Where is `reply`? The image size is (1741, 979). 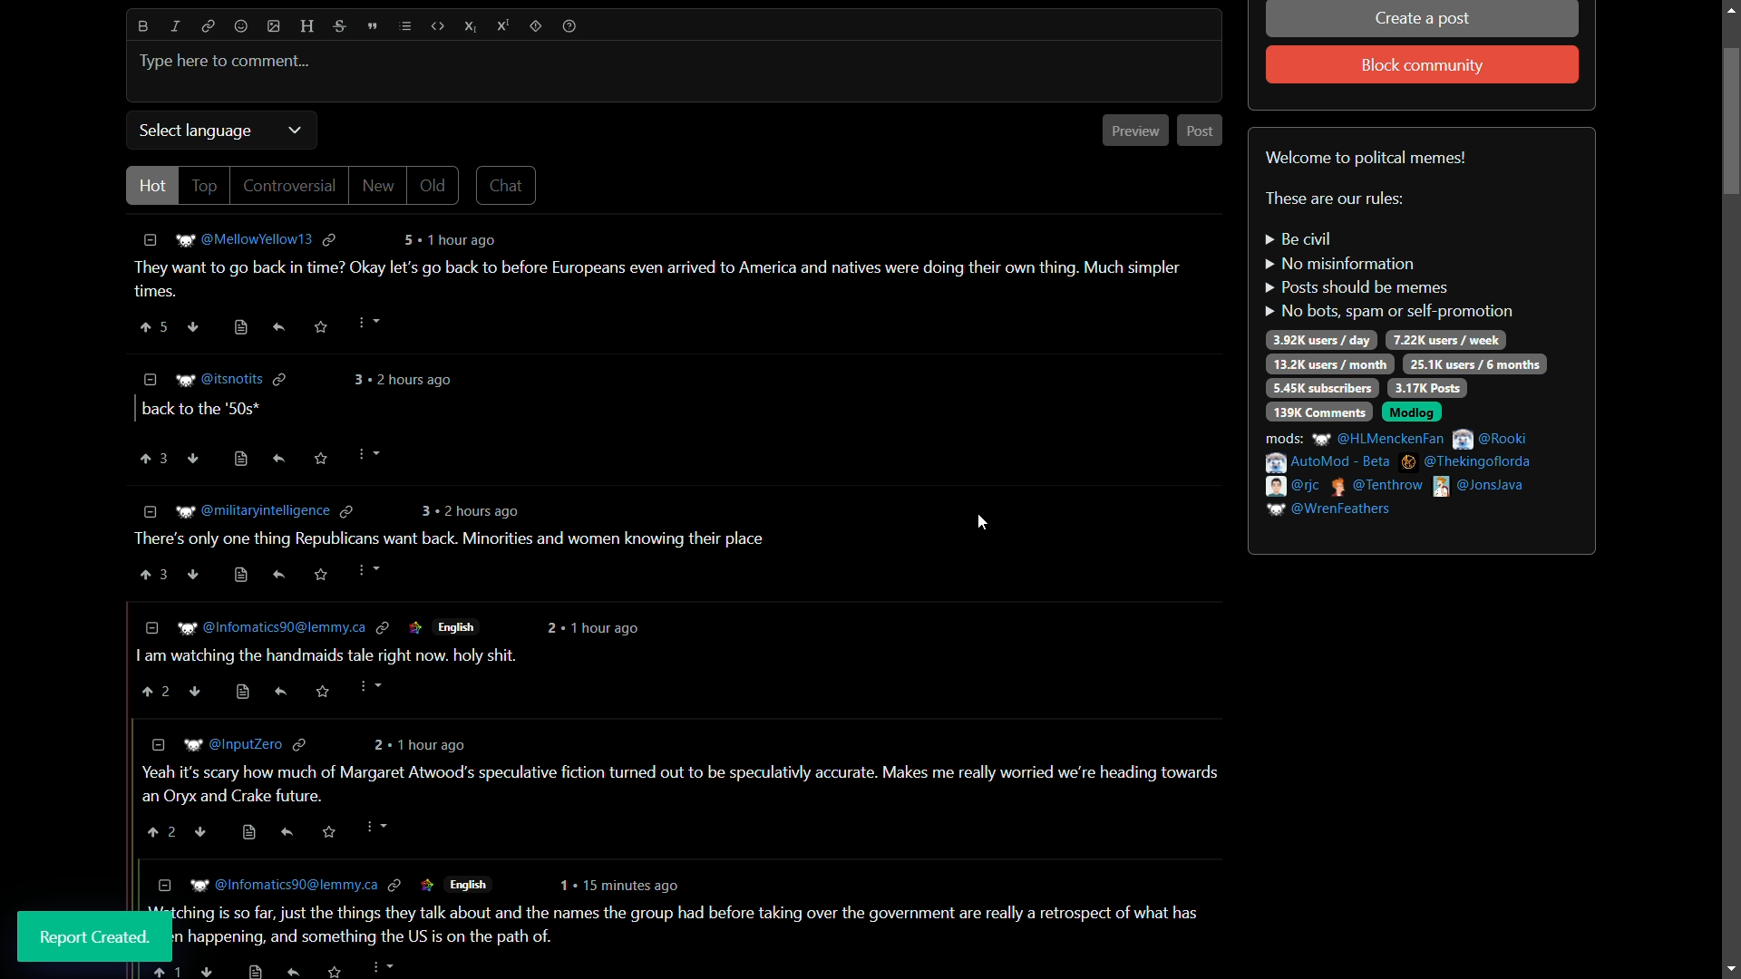 reply is located at coordinates (280, 460).